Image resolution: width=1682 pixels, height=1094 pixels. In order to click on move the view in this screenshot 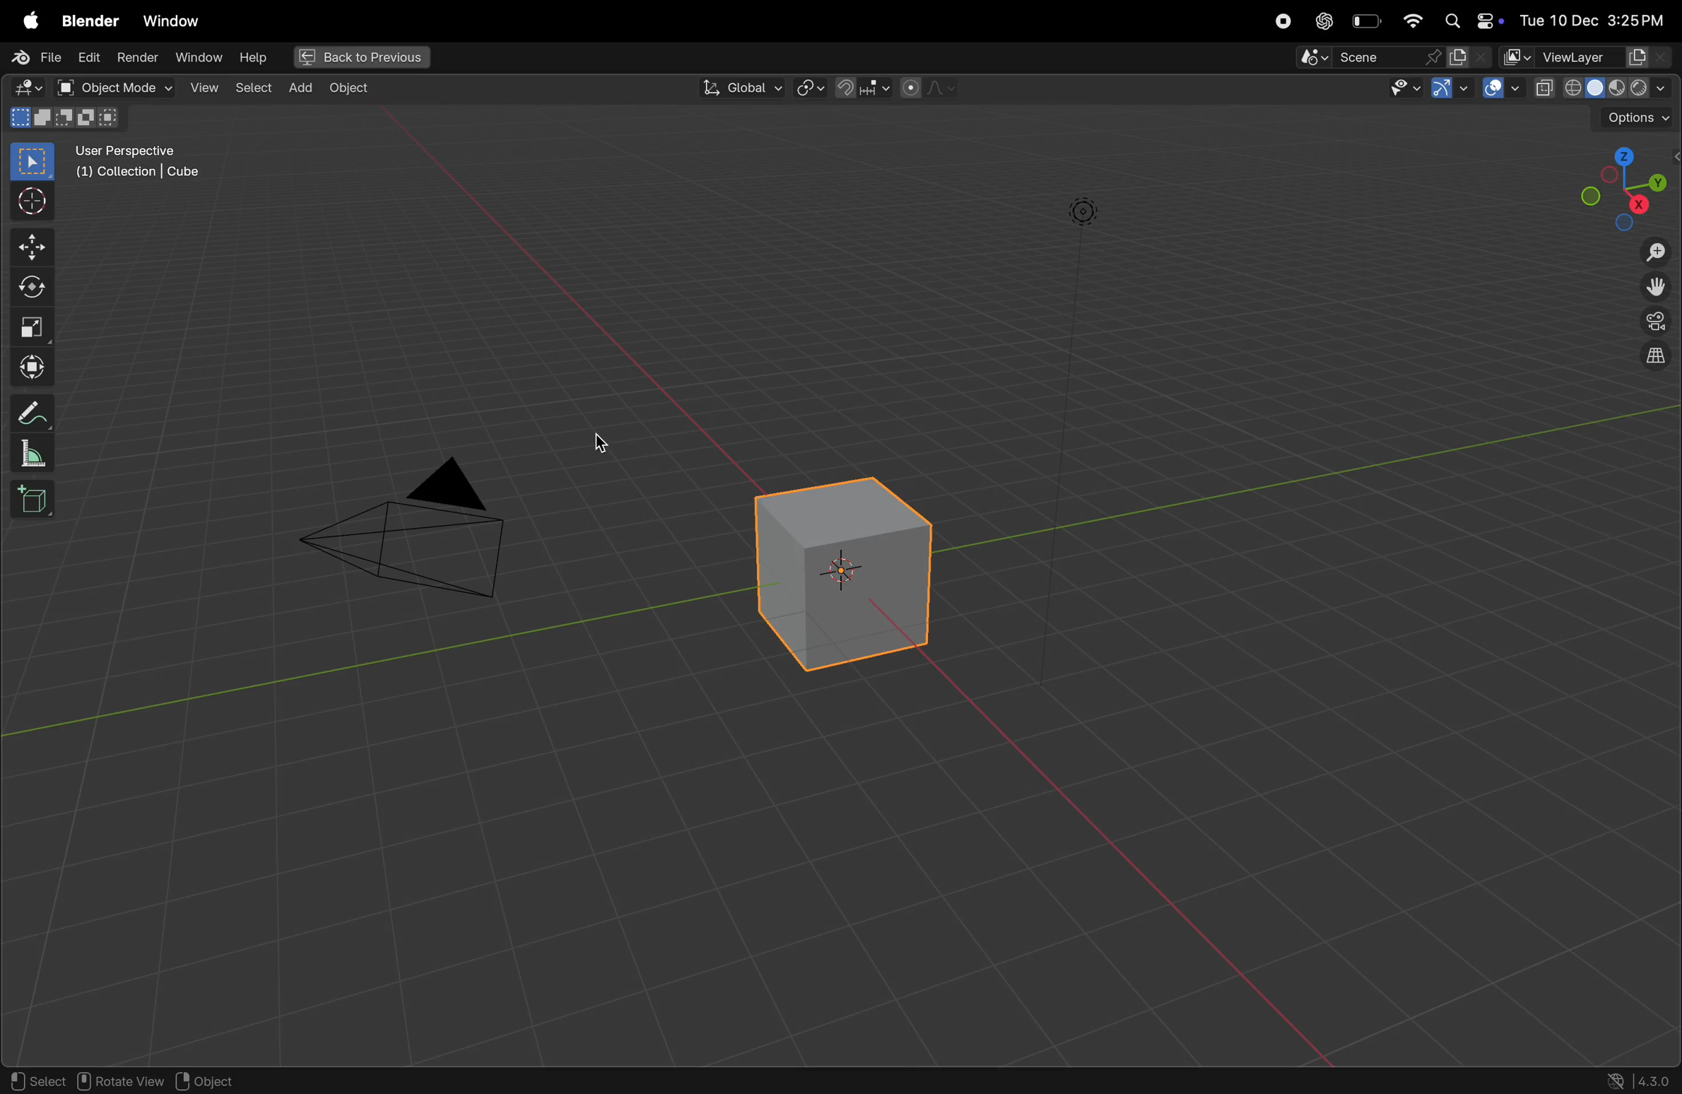, I will do `click(1656, 288)`.